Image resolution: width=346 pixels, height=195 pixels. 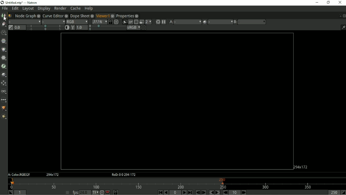 I want to click on fps, so click(x=75, y=192).